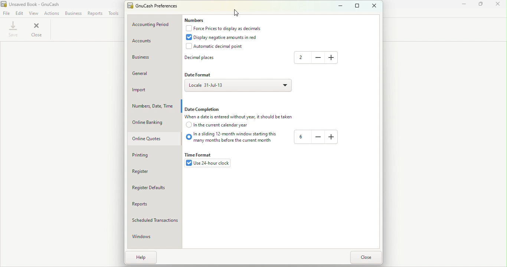 The width and height of the screenshot is (507, 267). I want to click on Date format, so click(198, 74).